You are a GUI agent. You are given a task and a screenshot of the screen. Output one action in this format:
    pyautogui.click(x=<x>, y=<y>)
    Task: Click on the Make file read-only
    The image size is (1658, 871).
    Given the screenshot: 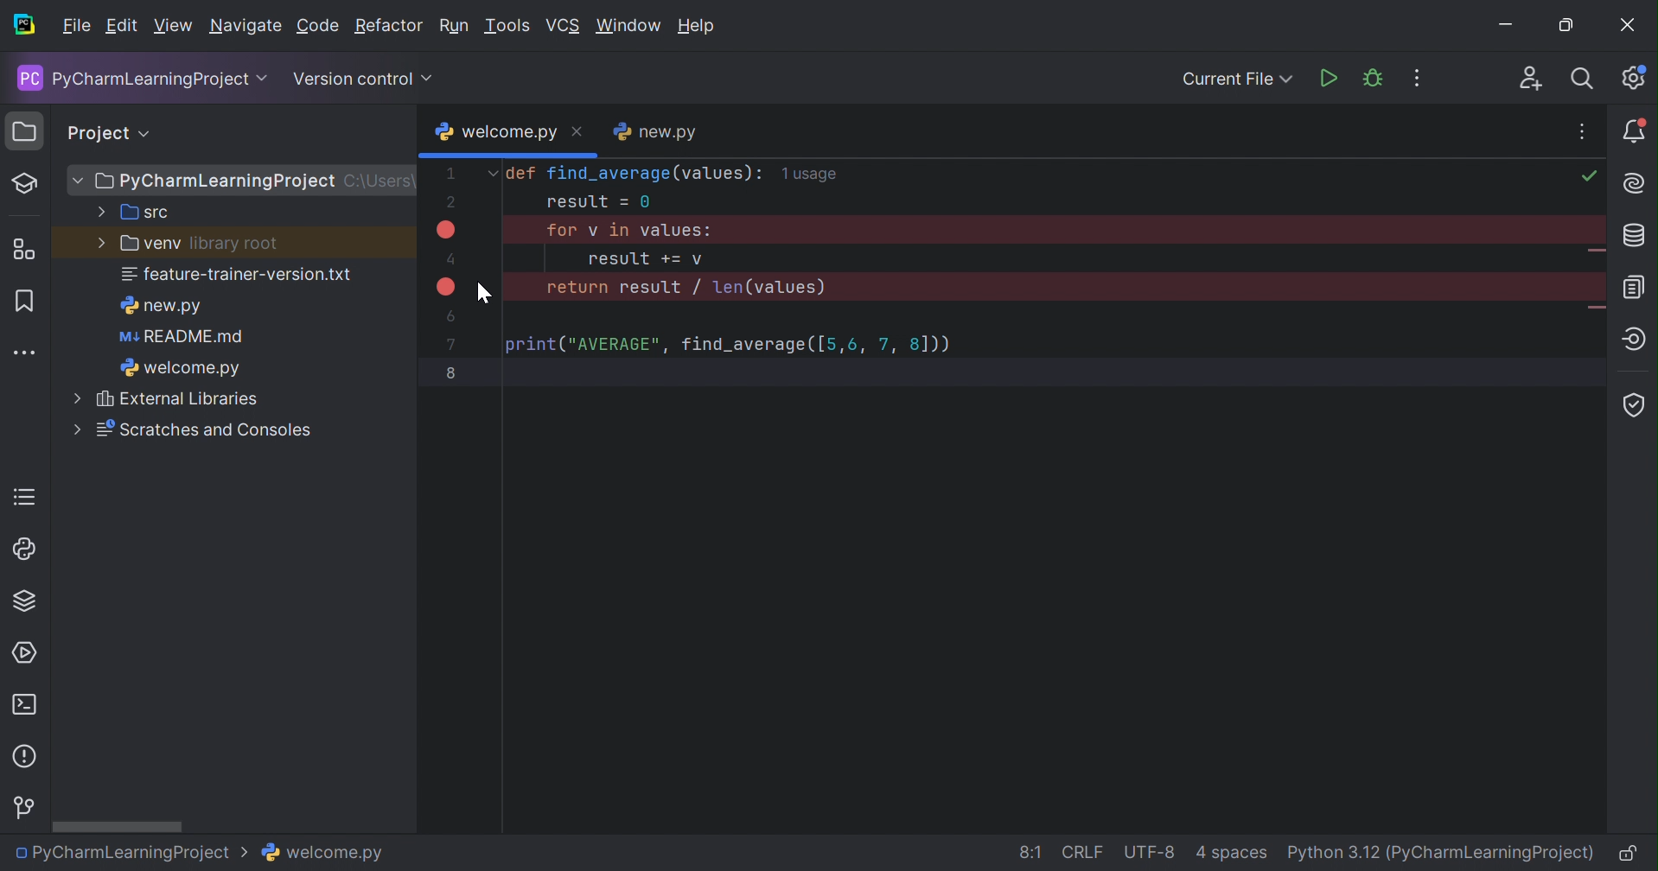 What is the action you would take?
    pyautogui.click(x=1624, y=855)
    